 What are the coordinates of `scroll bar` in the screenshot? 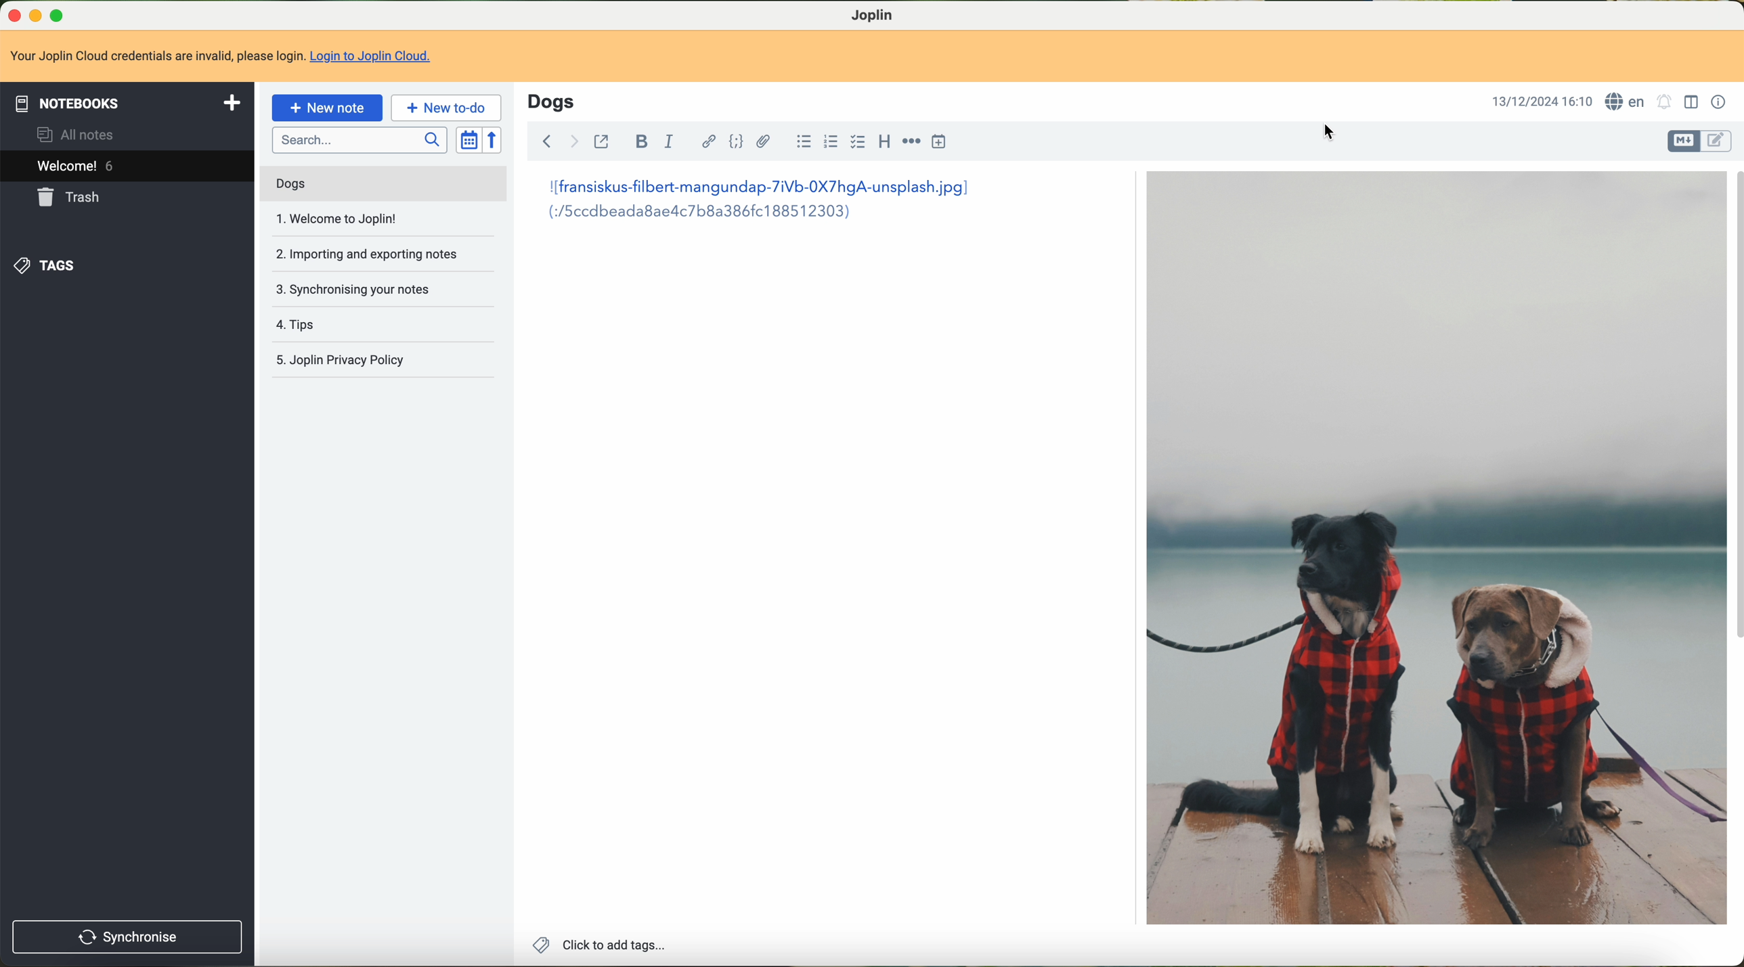 It's located at (1733, 411).